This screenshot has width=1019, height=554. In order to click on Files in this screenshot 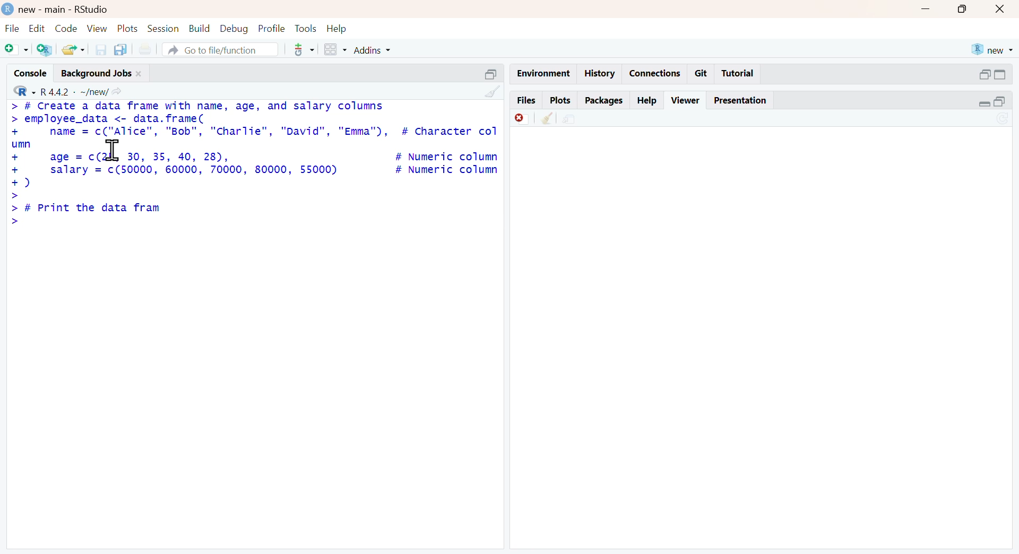, I will do `click(526, 100)`.